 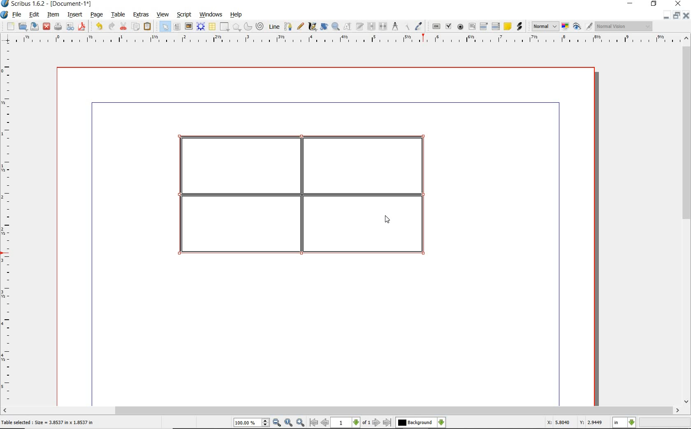 What do you see at coordinates (141, 15) in the screenshot?
I see `extras` at bounding box center [141, 15].